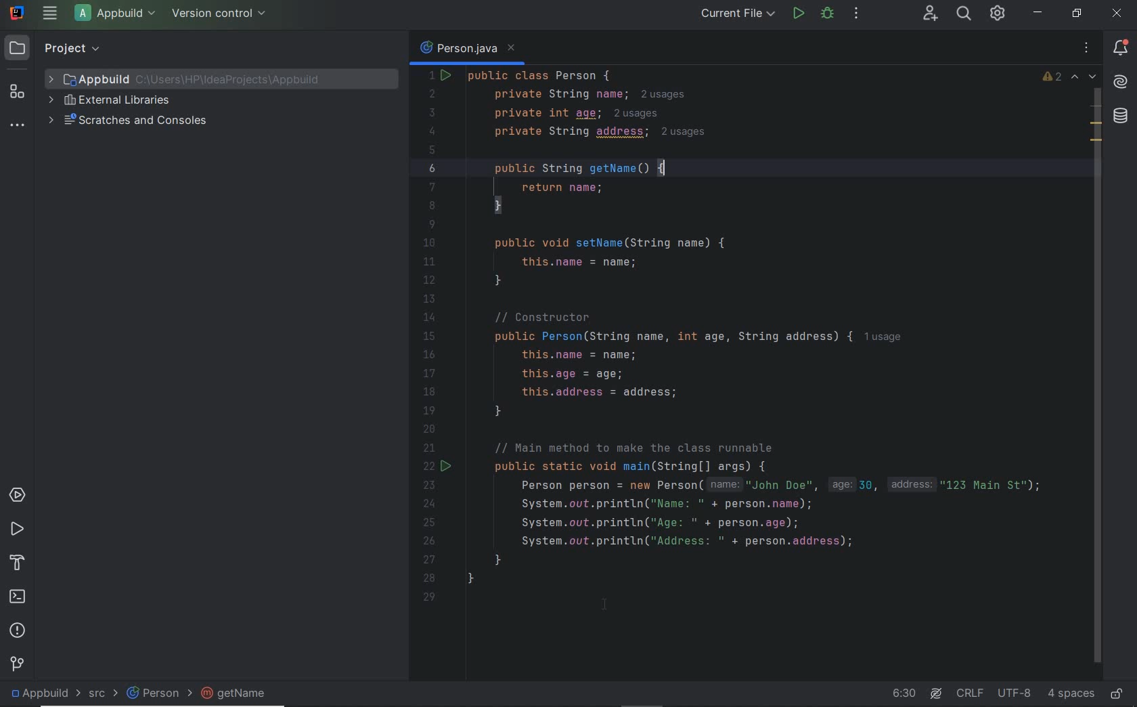 This screenshot has width=1137, height=707. What do you see at coordinates (610, 605) in the screenshot?
I see `cursor` at bounding box center [610, 605].